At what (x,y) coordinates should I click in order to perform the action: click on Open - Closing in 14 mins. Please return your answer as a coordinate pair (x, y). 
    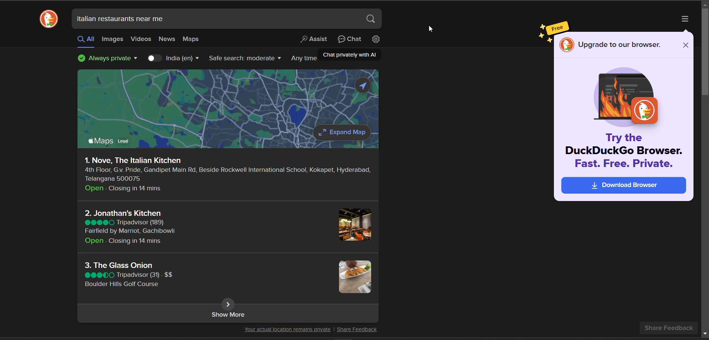
    Looking at the image, I should click on (122, 241).